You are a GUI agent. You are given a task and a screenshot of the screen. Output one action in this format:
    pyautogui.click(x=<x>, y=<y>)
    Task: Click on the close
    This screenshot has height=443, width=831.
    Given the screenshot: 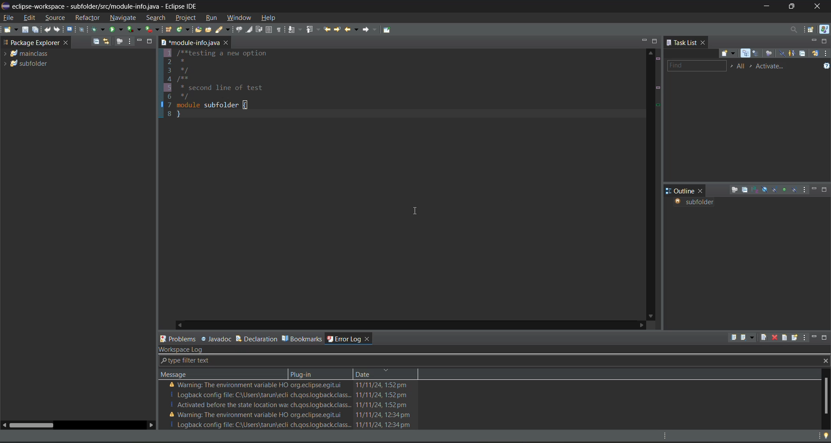 What is the action you would take?
    pyautogui.click(x=702, y=192)
    